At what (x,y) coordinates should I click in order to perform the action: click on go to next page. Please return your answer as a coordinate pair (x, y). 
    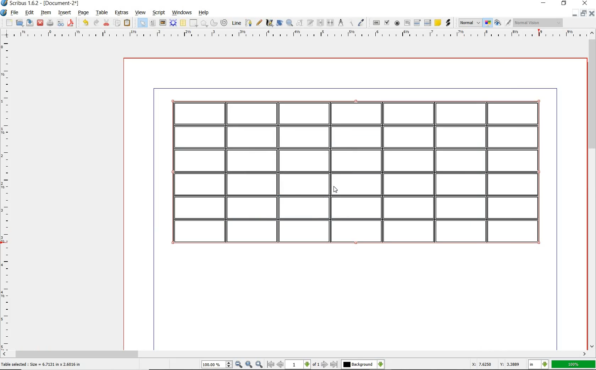
    Looking at the image, I should click on (325, 365).